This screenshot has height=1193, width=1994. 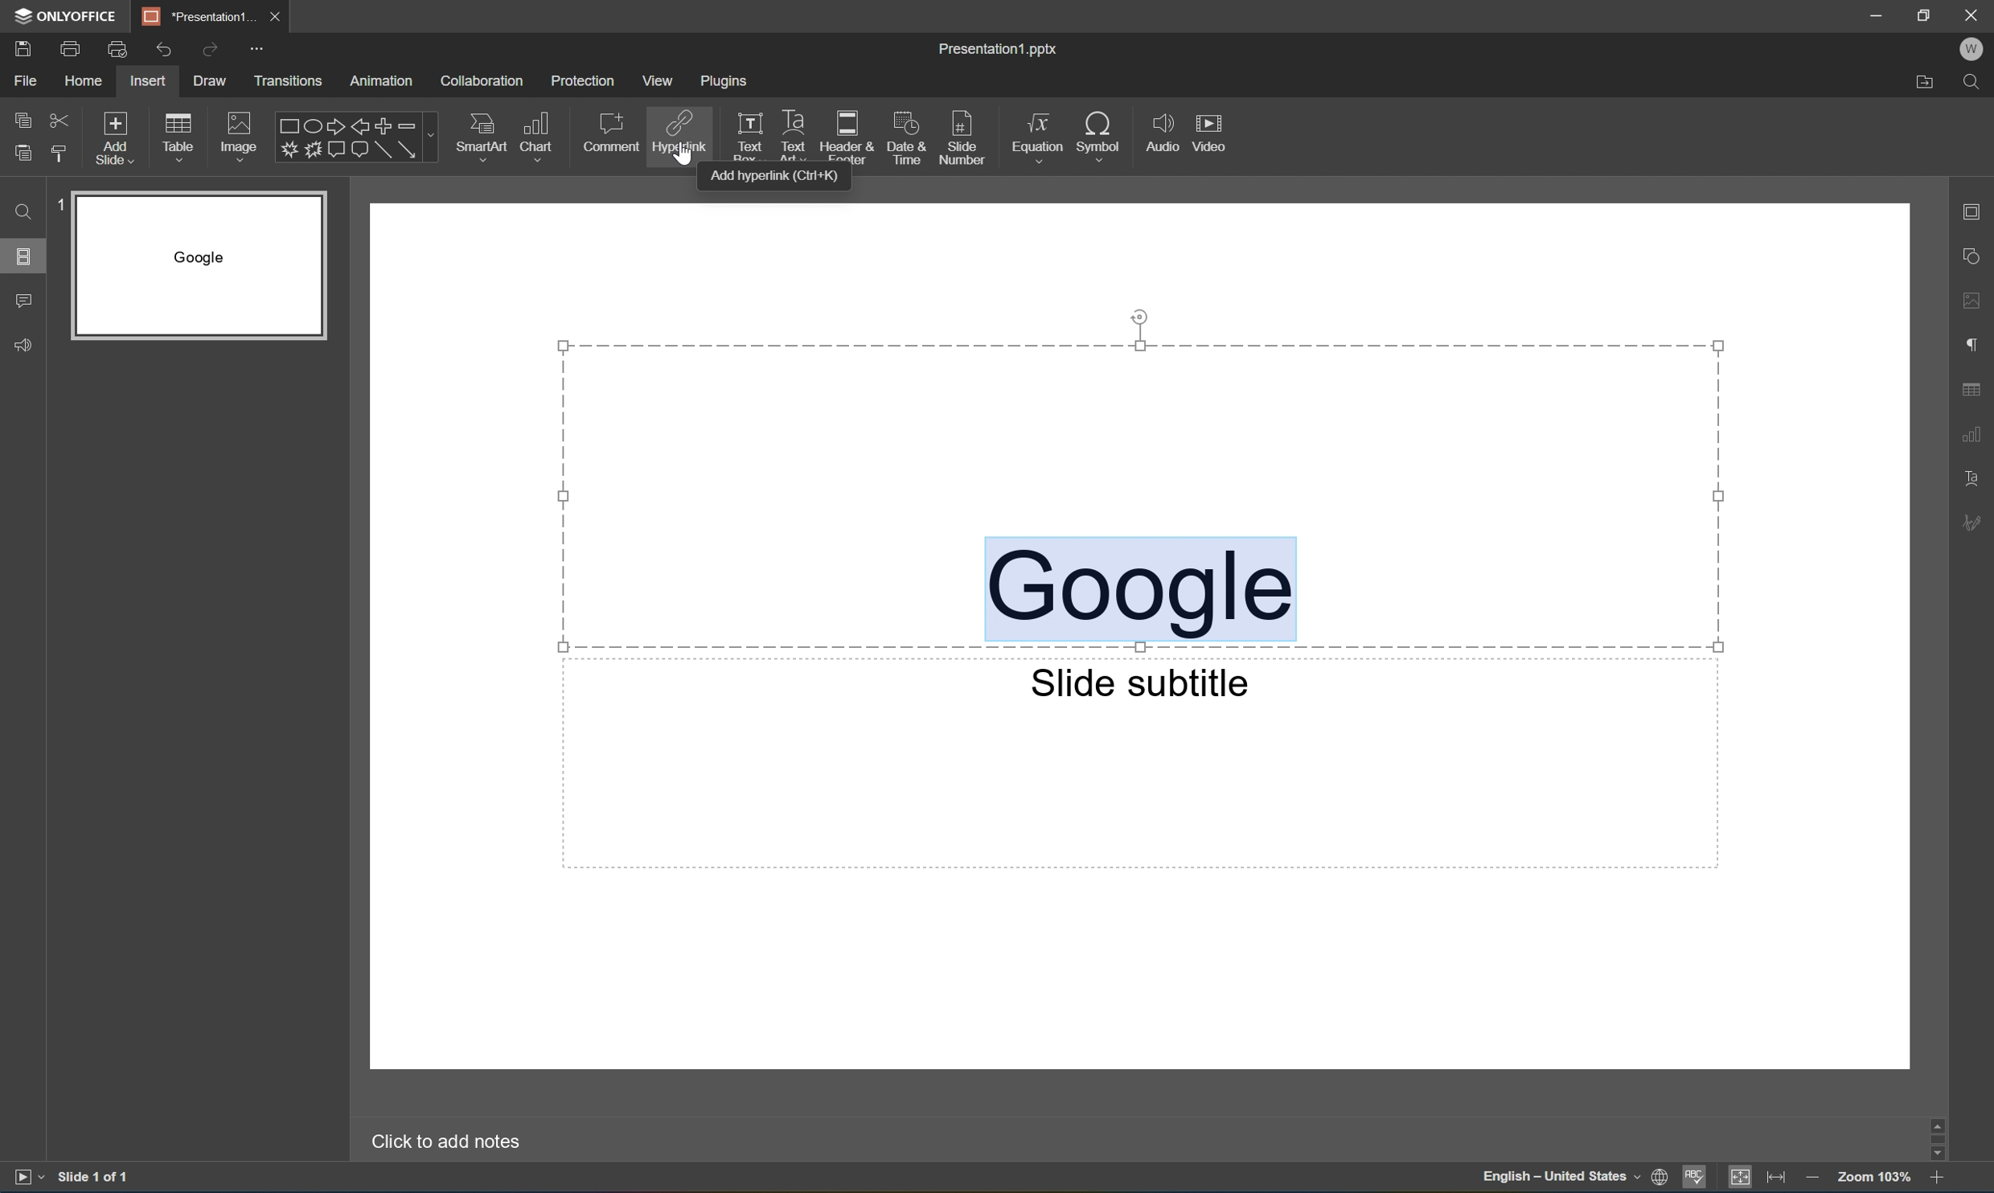 I want to click on Redo, so click(x=210, y=50).